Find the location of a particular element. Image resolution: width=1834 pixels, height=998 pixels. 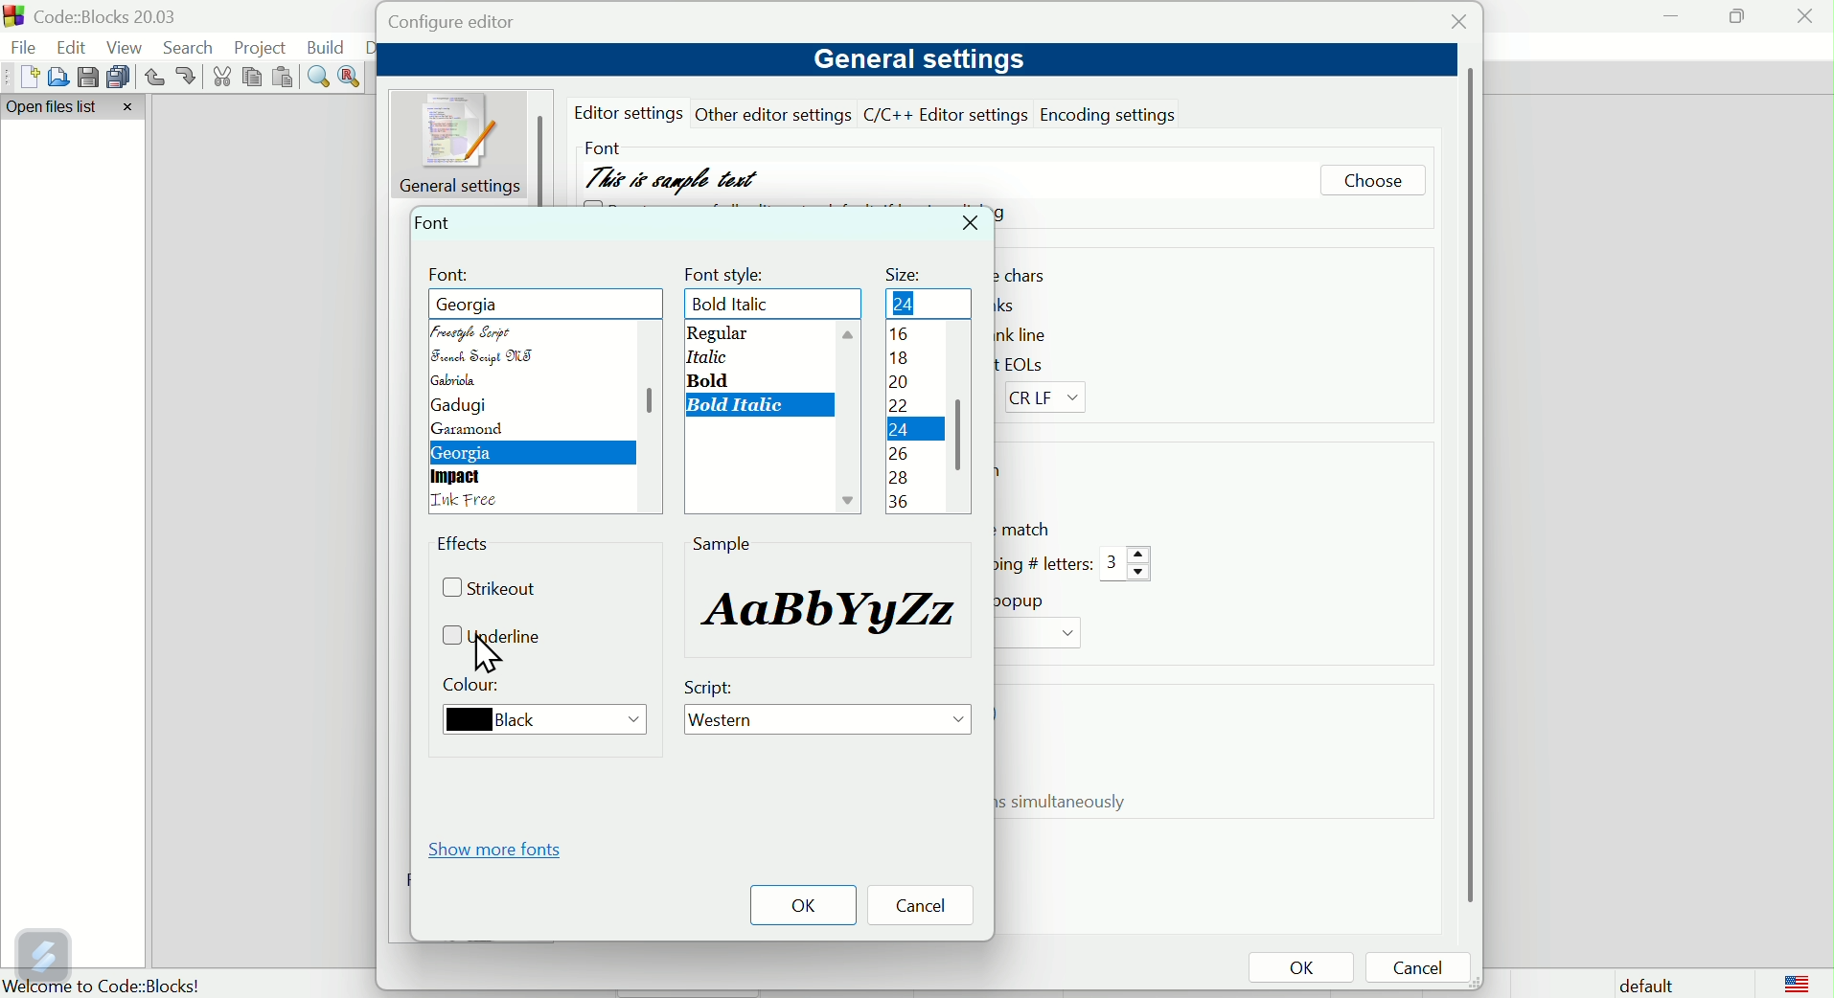

Georgia is located at coordinates (467, 454).